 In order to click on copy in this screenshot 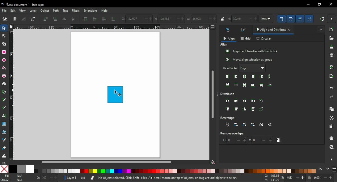, I will do `click(331, 109)`.